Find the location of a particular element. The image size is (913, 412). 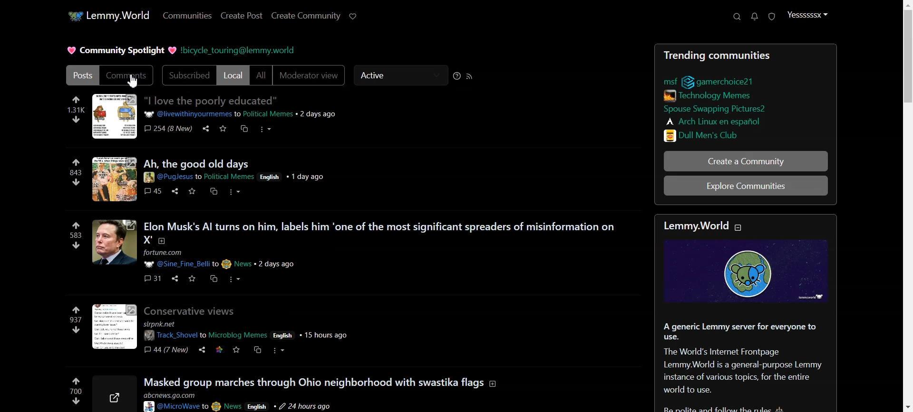

Moderator view is located at coordinates (310, 76).